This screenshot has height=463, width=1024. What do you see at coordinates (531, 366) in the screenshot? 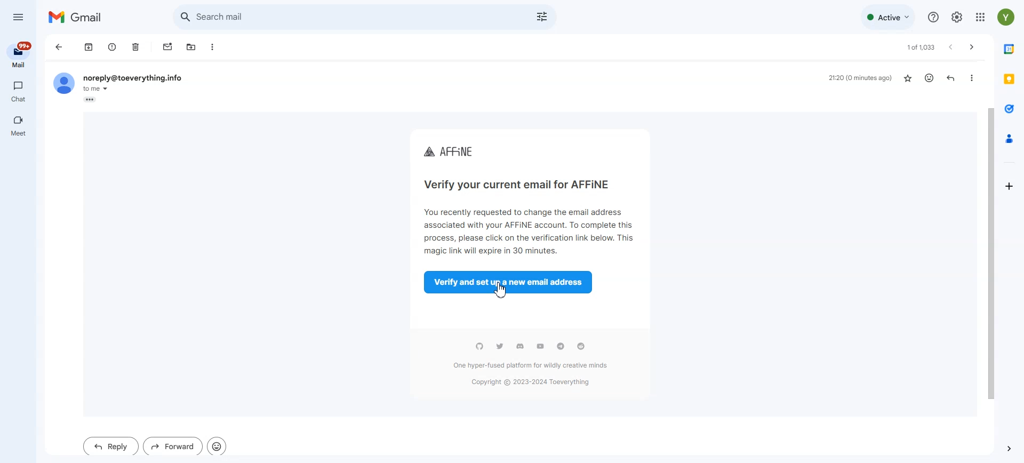
I see `one hyper fused` at bounding box center [531, 366].